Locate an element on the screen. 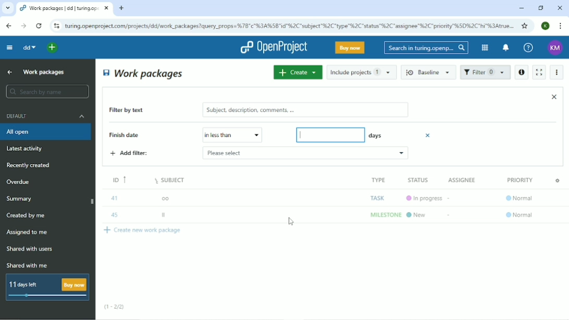 This screenshot has height=320, width=569. Filter 1 is located at coordinates (485, 73).